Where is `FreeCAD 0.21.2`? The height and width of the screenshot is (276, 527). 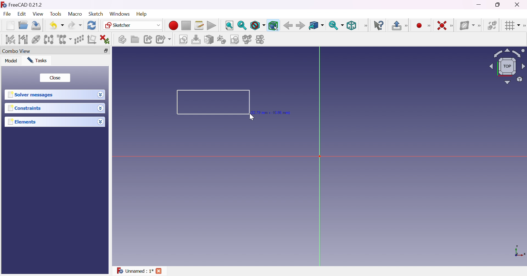
FreeCAD 0.21.2 is located at coordinates (25, 5).